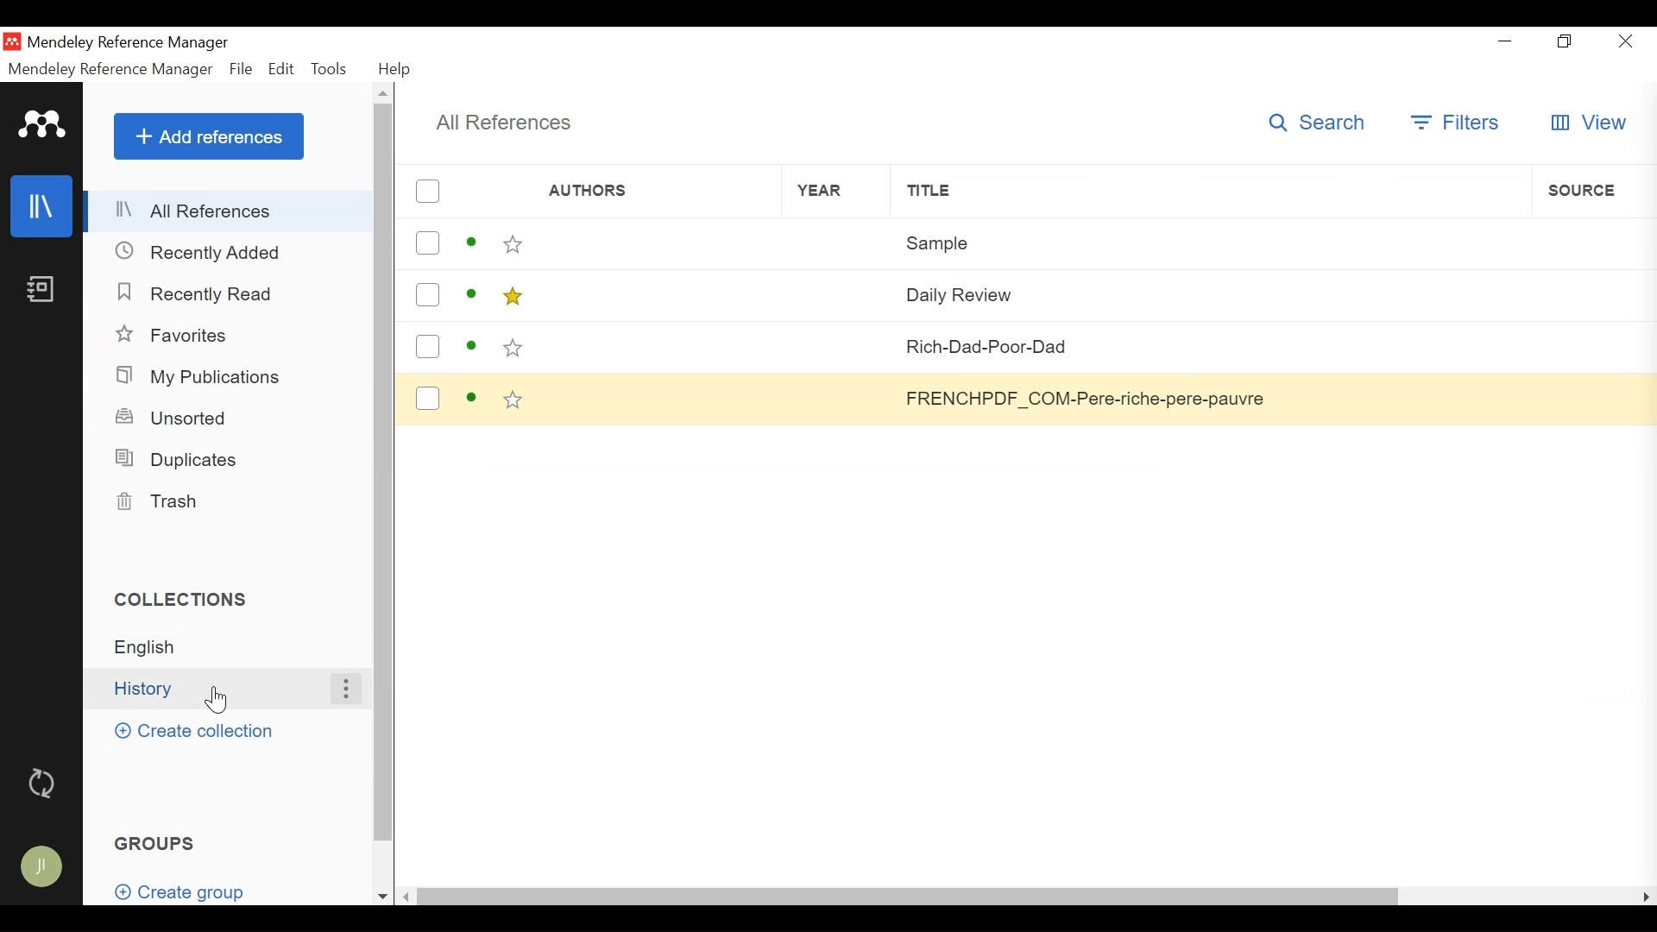 The image size is (1657, 932). I want to click on Mendeley Desktop Icon, so click(14, 41).